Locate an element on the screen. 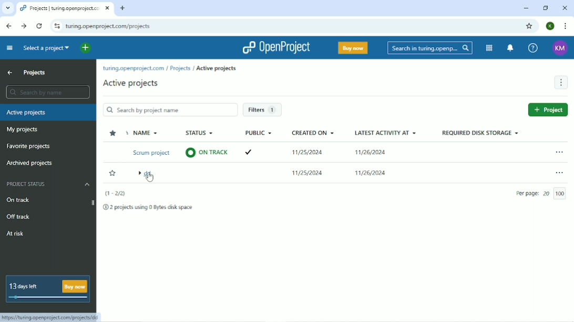 This screenshot has width=574, height=322. Forward is located at coordinates (24, 26).